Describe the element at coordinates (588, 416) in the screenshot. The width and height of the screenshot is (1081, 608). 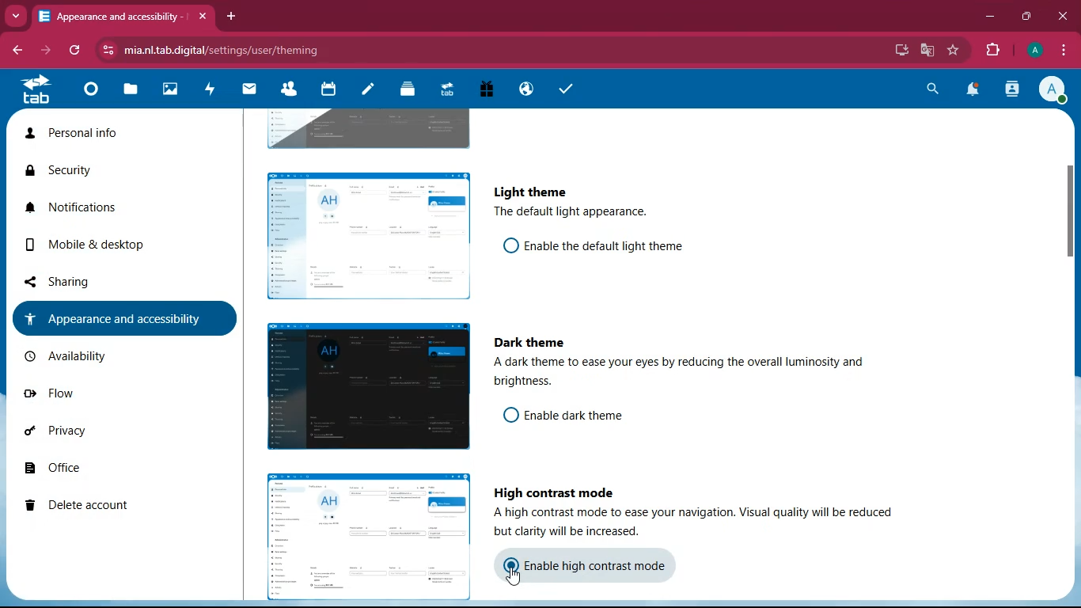
I see `enable` at that location.